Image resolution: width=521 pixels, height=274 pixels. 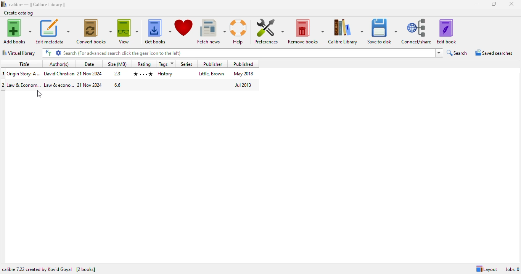 I want to click on date, so click(x=90, y=74).